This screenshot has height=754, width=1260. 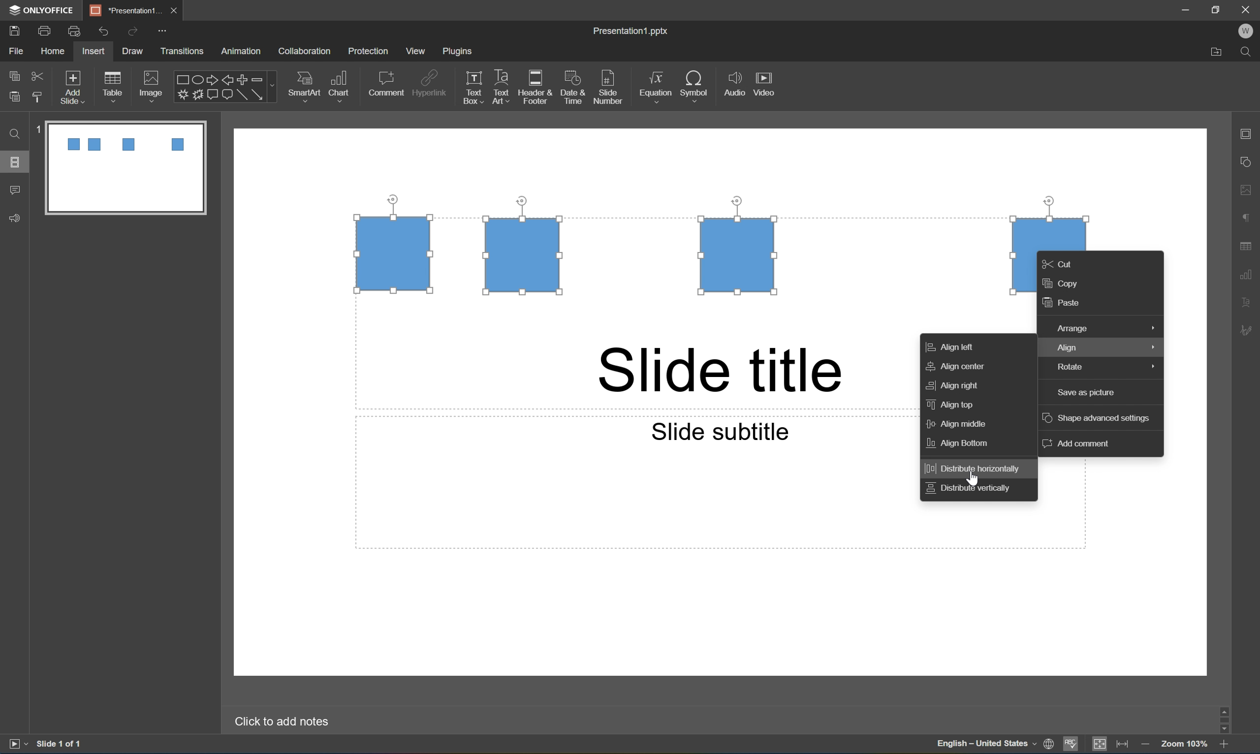 What do you see at coordinates (285, 721) in the screenshot?
I see `Click to add notes` at bounding box center [285, 721].